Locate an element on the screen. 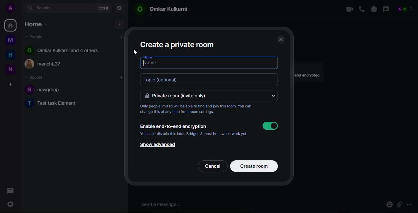 This screenshot has width=418, height=213. show advanced is located at coordinates (156, 145).